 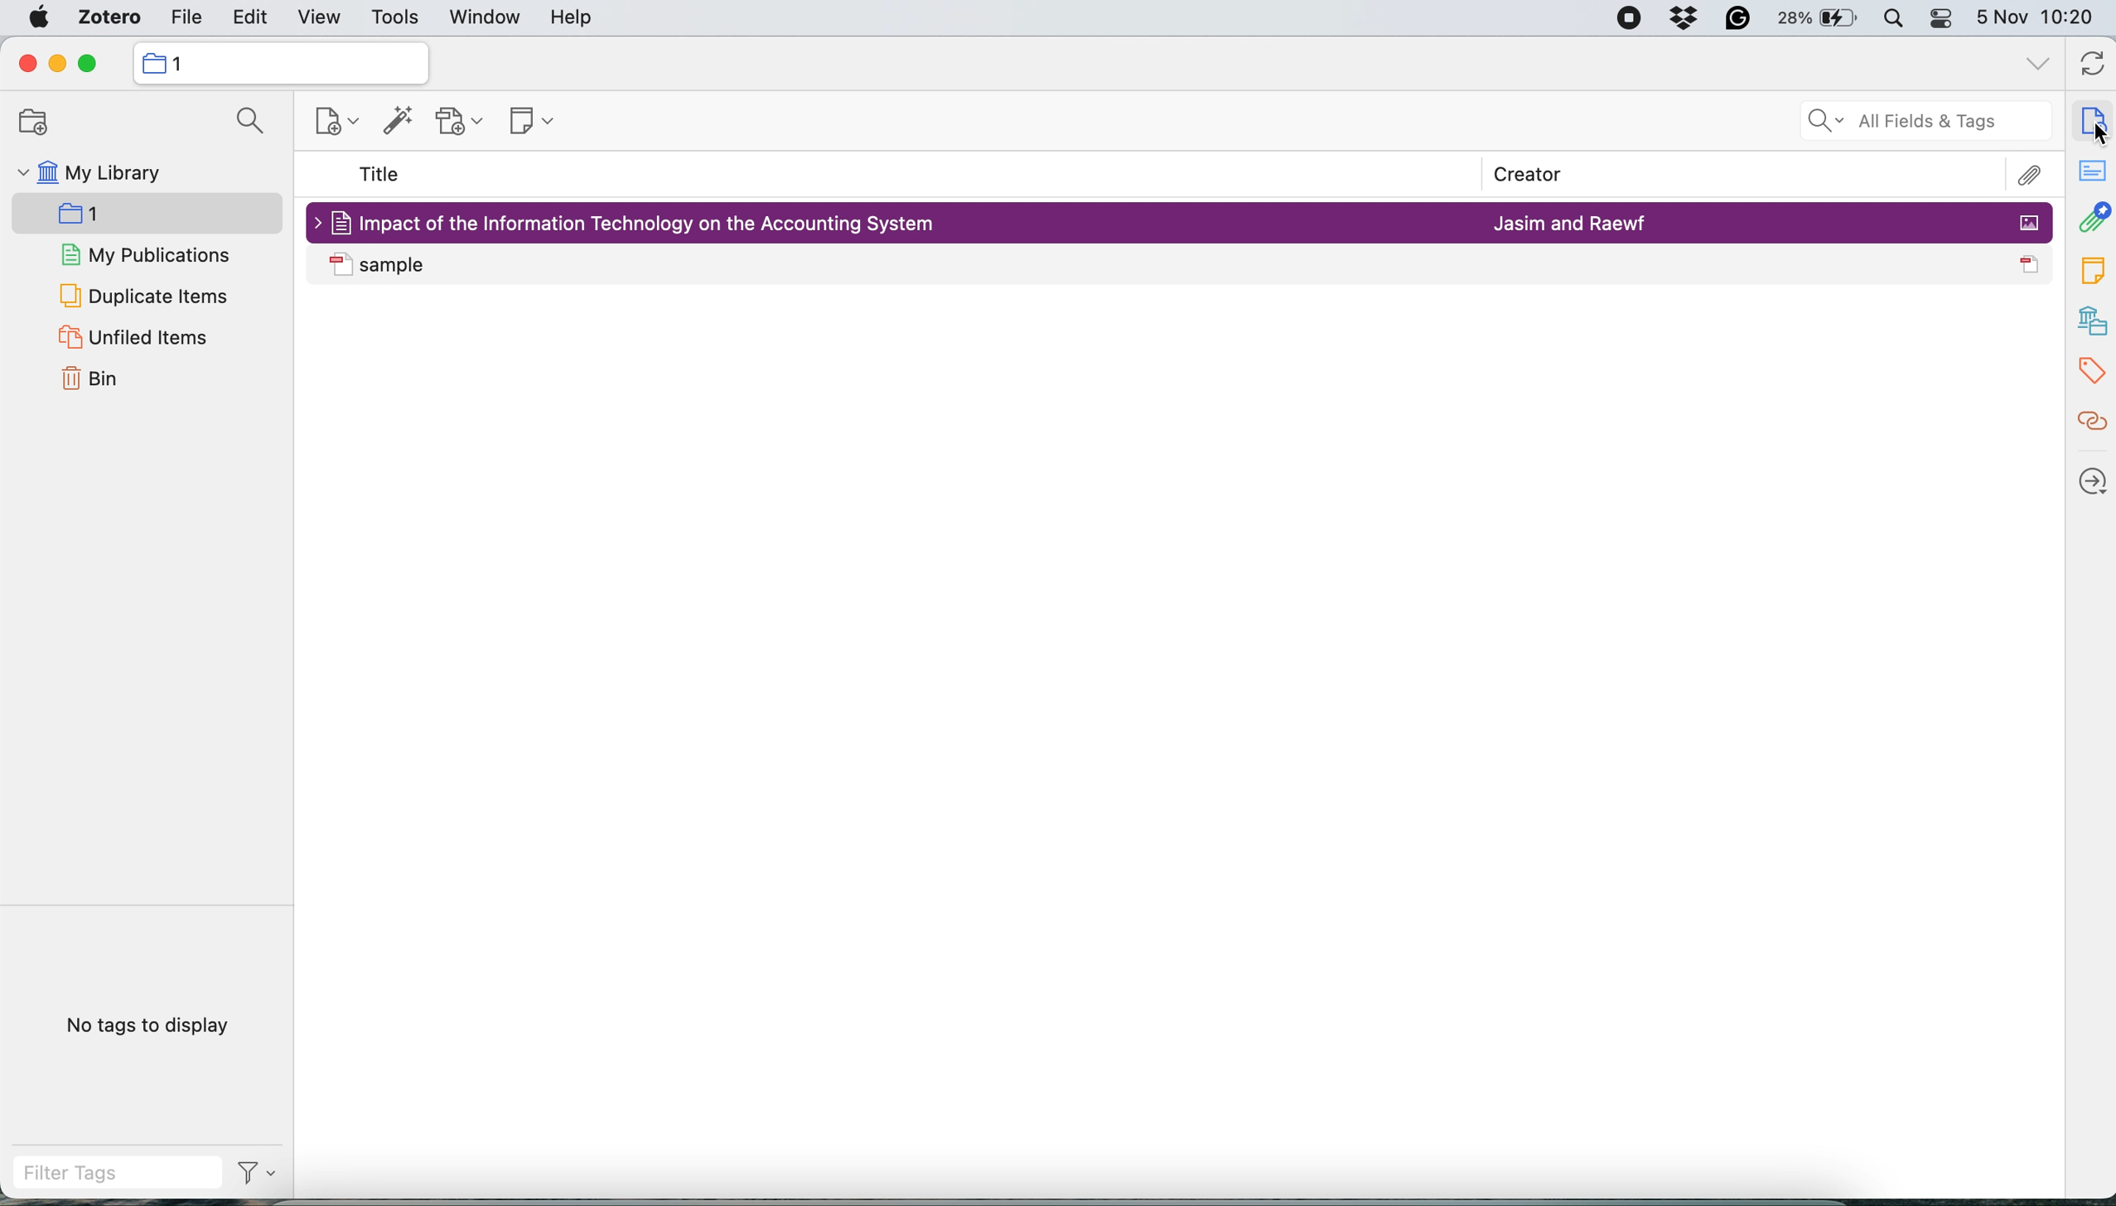 I want to click on refresh, so click(x=2091, y=67).